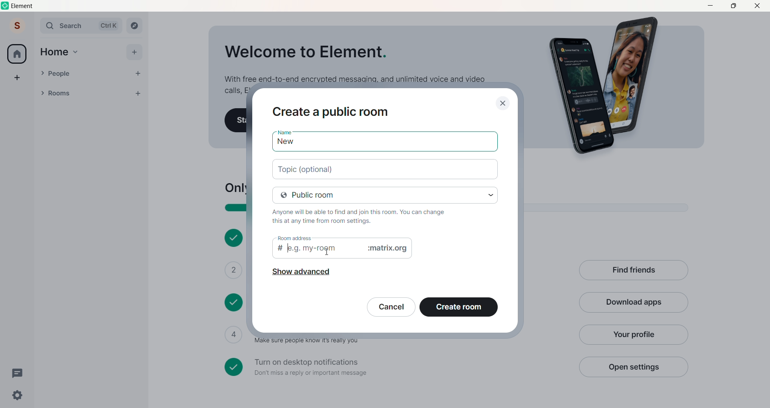 Image resolution: width=770 pixels, height=408 pixels. What do you see at coordinates (328, 251) in the screenshot?
I see `cursor` at bounding box center [328, 251].